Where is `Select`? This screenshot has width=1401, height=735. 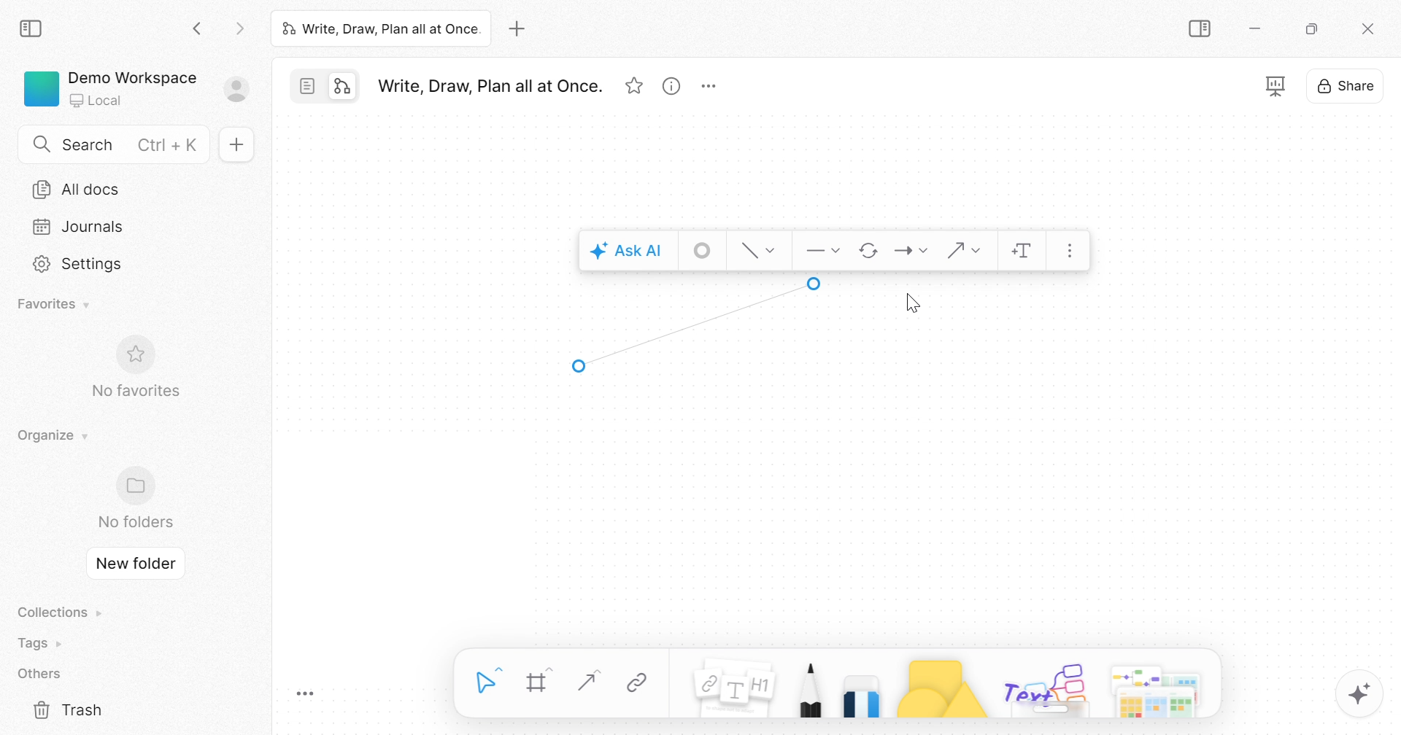 Select is located at coordinates (488, 681).